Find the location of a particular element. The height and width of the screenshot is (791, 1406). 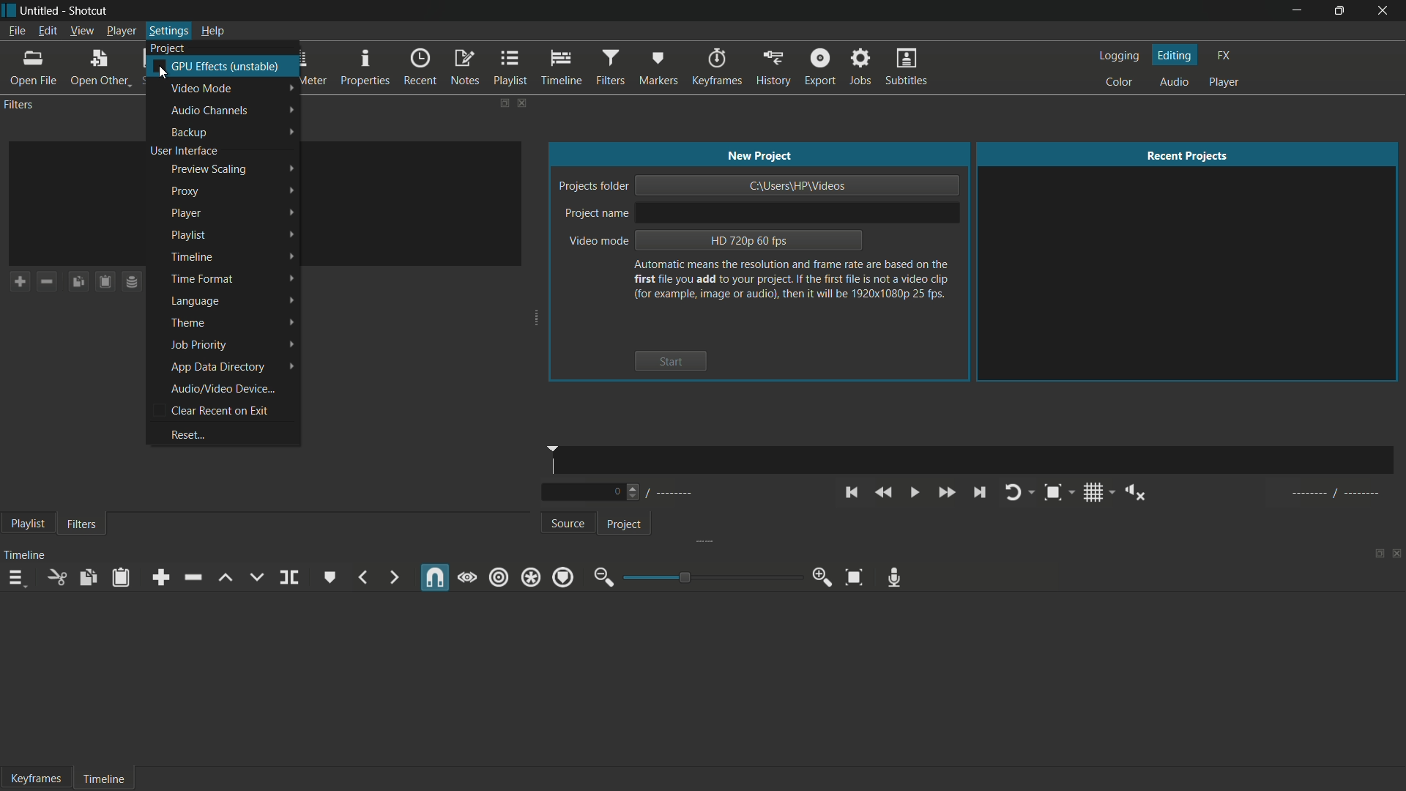

previous marker is located at coordinates (362, 579).